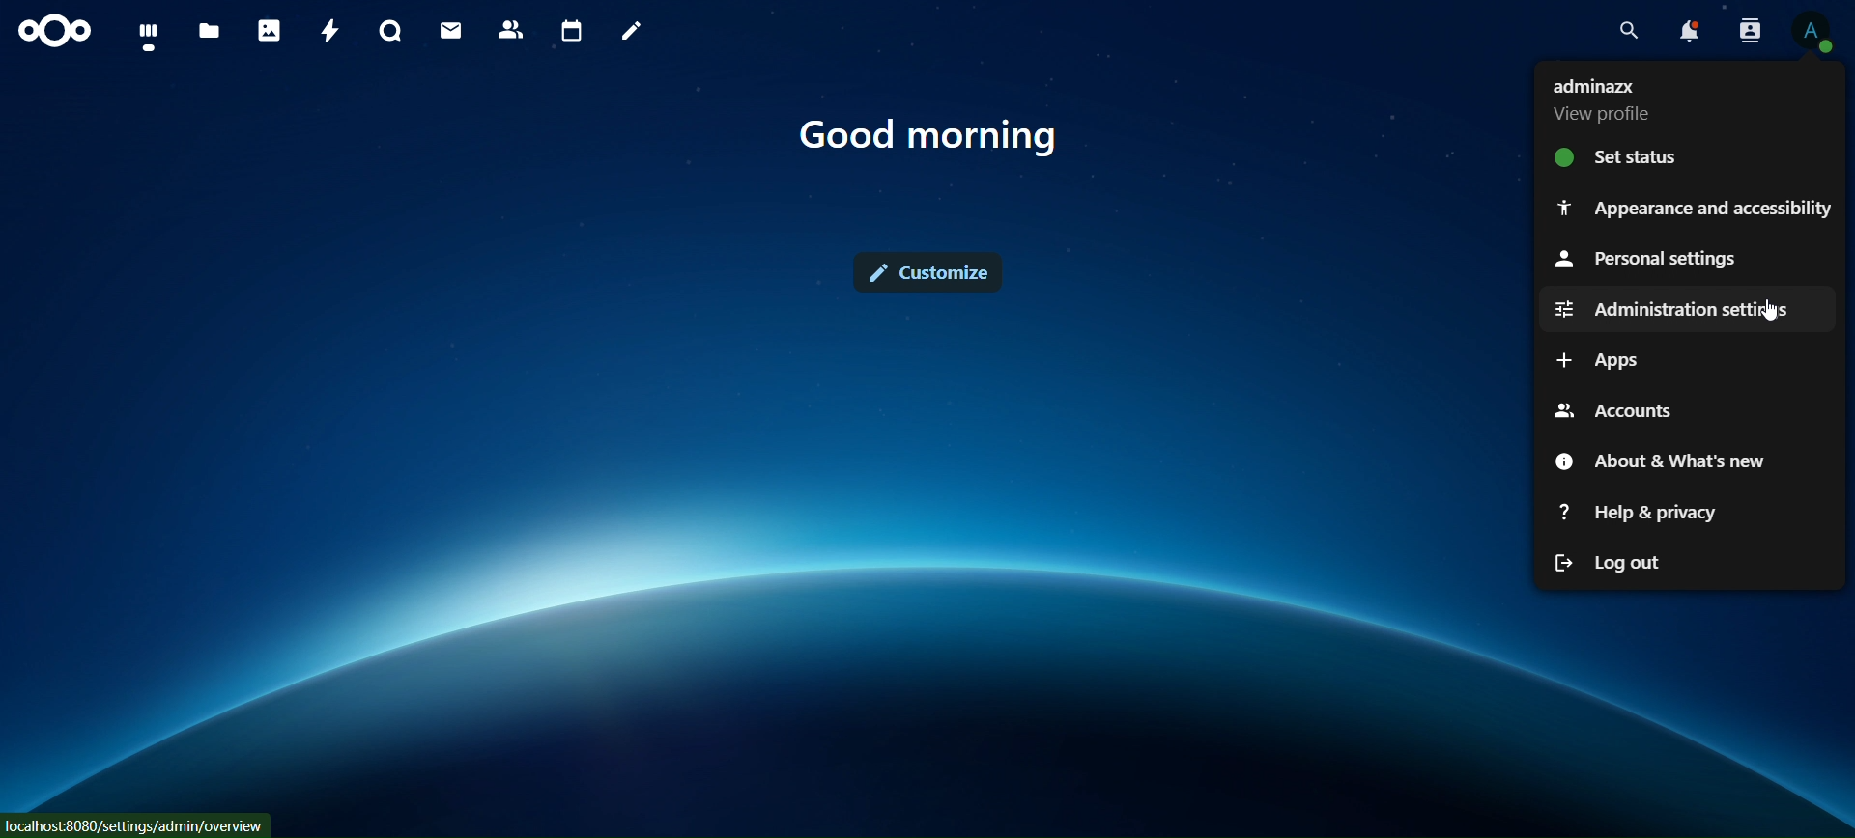 The height and width of the screenshot is (838, 1855). I want to click on files, so click(153, 38).